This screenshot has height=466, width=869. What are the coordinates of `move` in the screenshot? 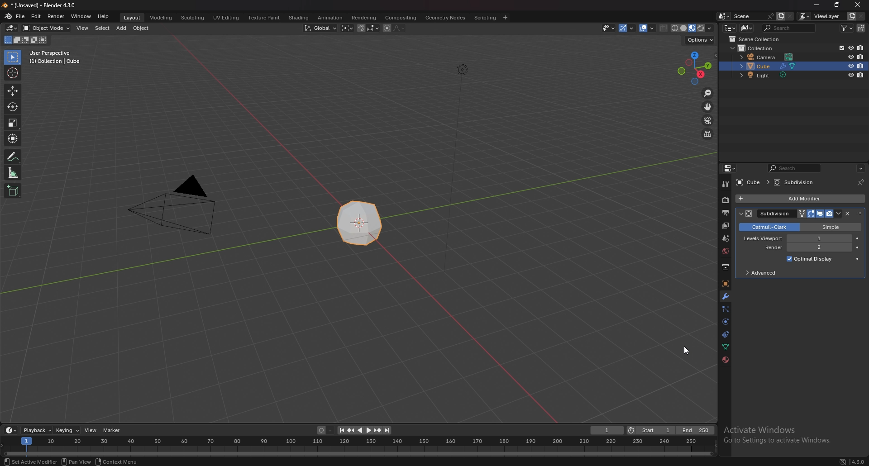 It's located at (708, 107).